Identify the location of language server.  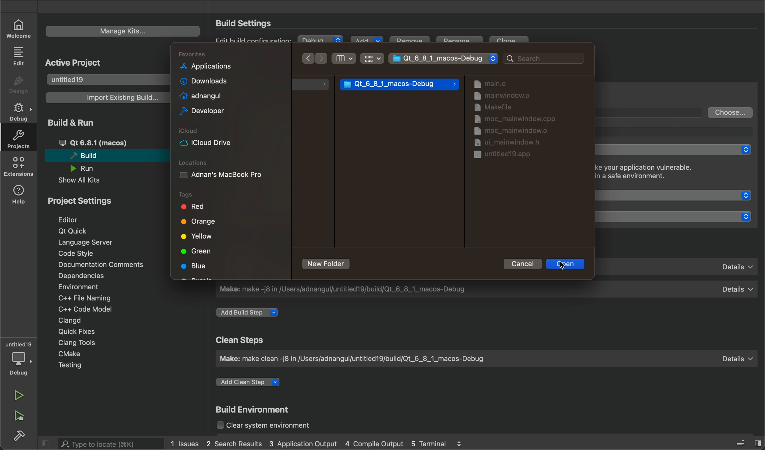
(91, 242).